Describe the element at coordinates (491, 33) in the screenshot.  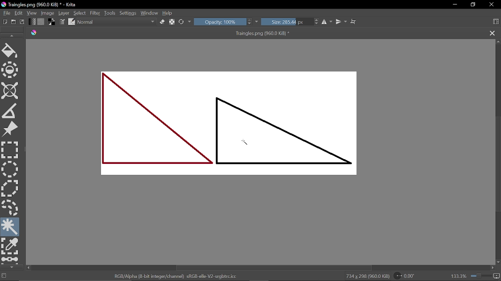
I see `Close tab` at that location.